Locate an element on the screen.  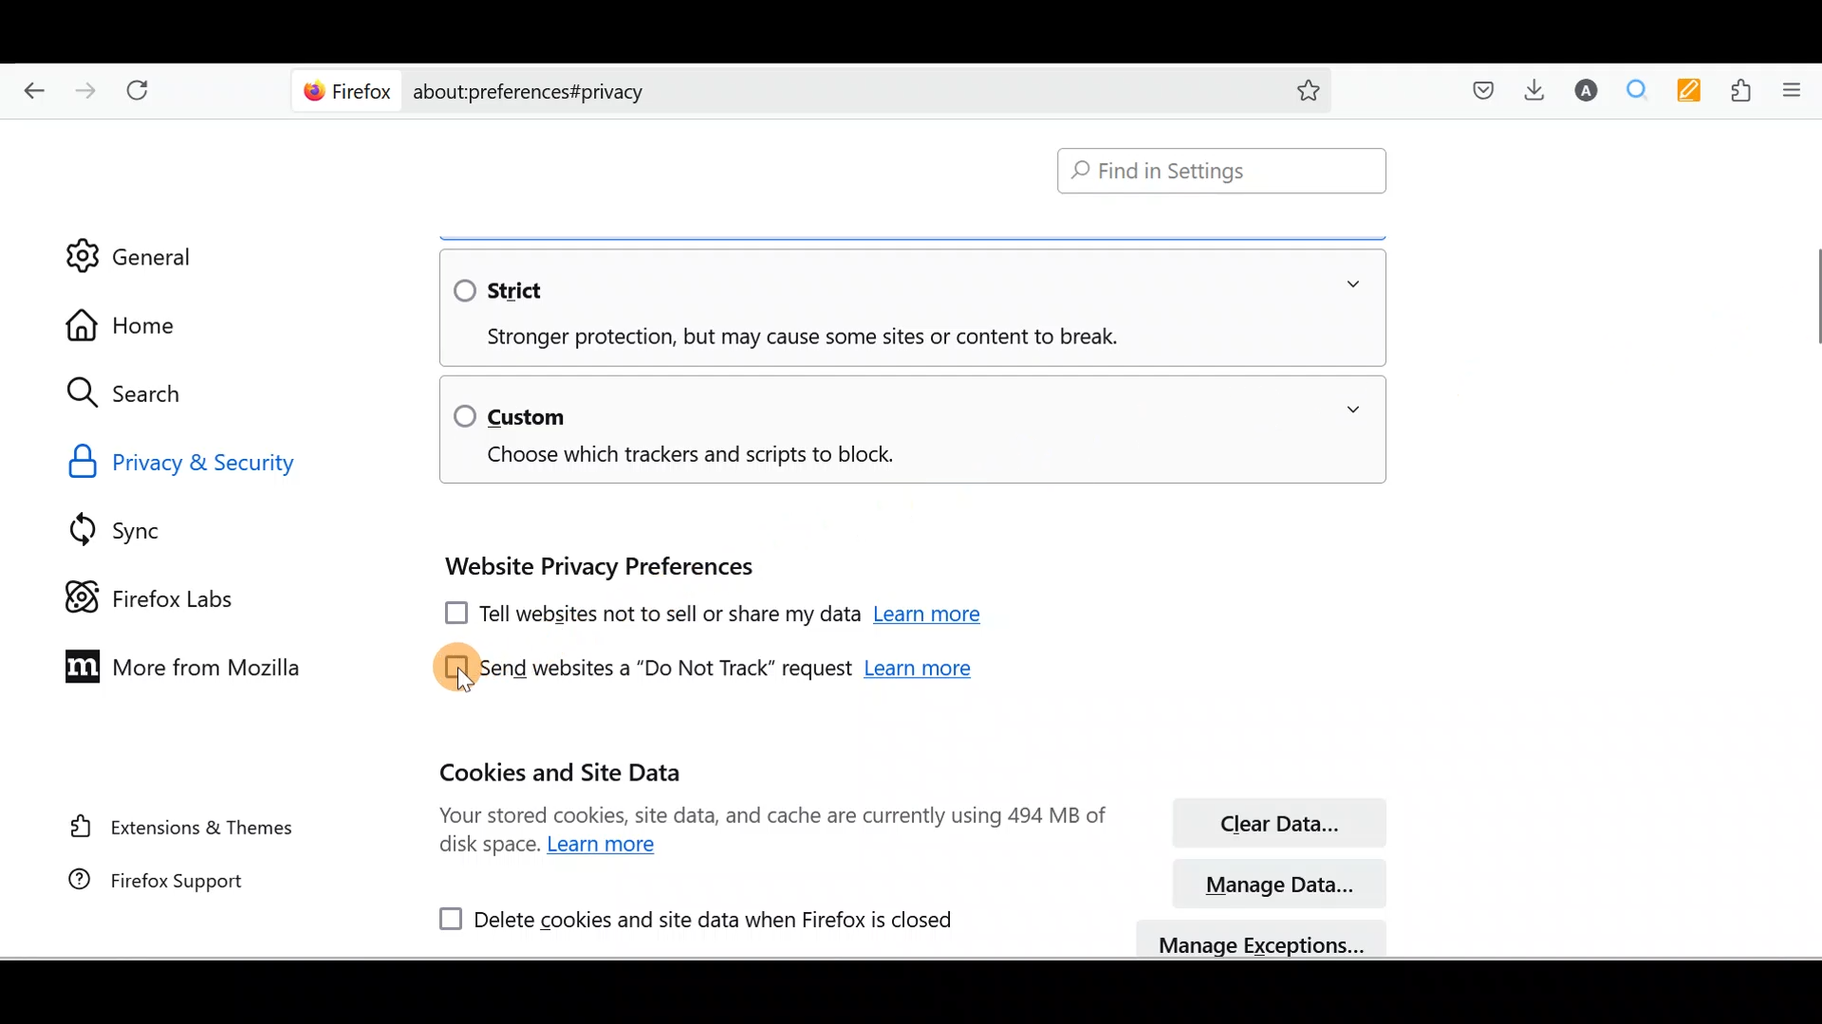
Stronger protection, but may cause some sites or content to break. is located at coordinates (786, 338).